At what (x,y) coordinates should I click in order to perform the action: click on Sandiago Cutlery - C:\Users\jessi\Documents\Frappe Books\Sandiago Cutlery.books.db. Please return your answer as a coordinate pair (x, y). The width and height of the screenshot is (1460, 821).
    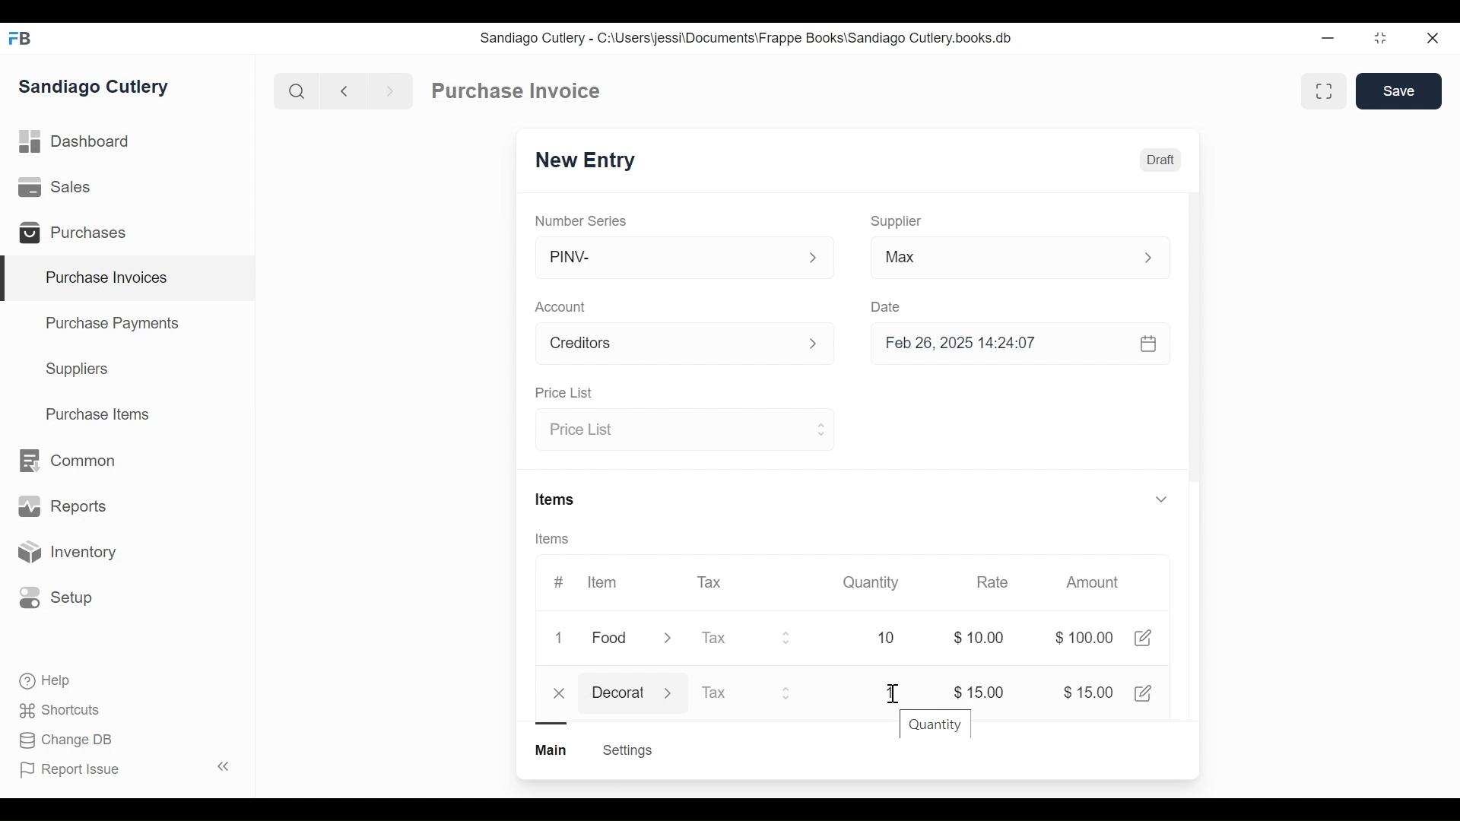
    Looking at the image, I should click on (747, 38).